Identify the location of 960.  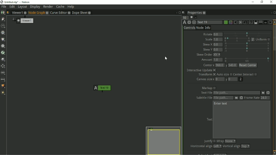
(220, 65).